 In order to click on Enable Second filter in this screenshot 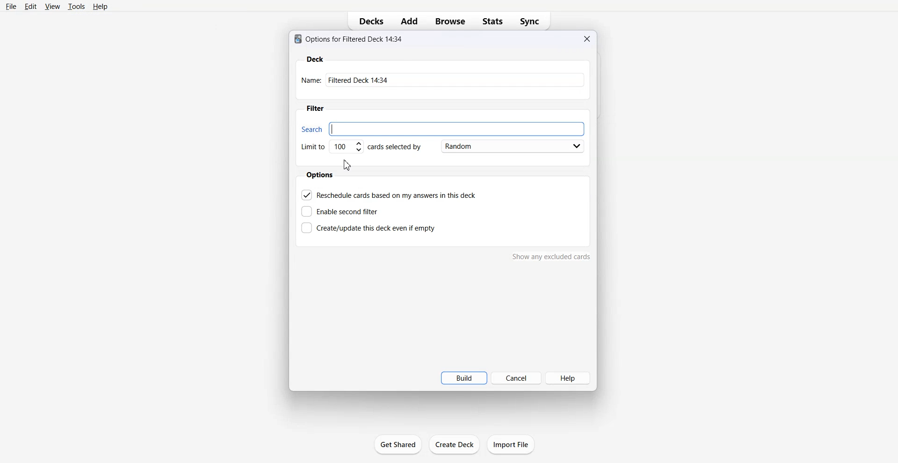, I will do `click(340, 211)`.